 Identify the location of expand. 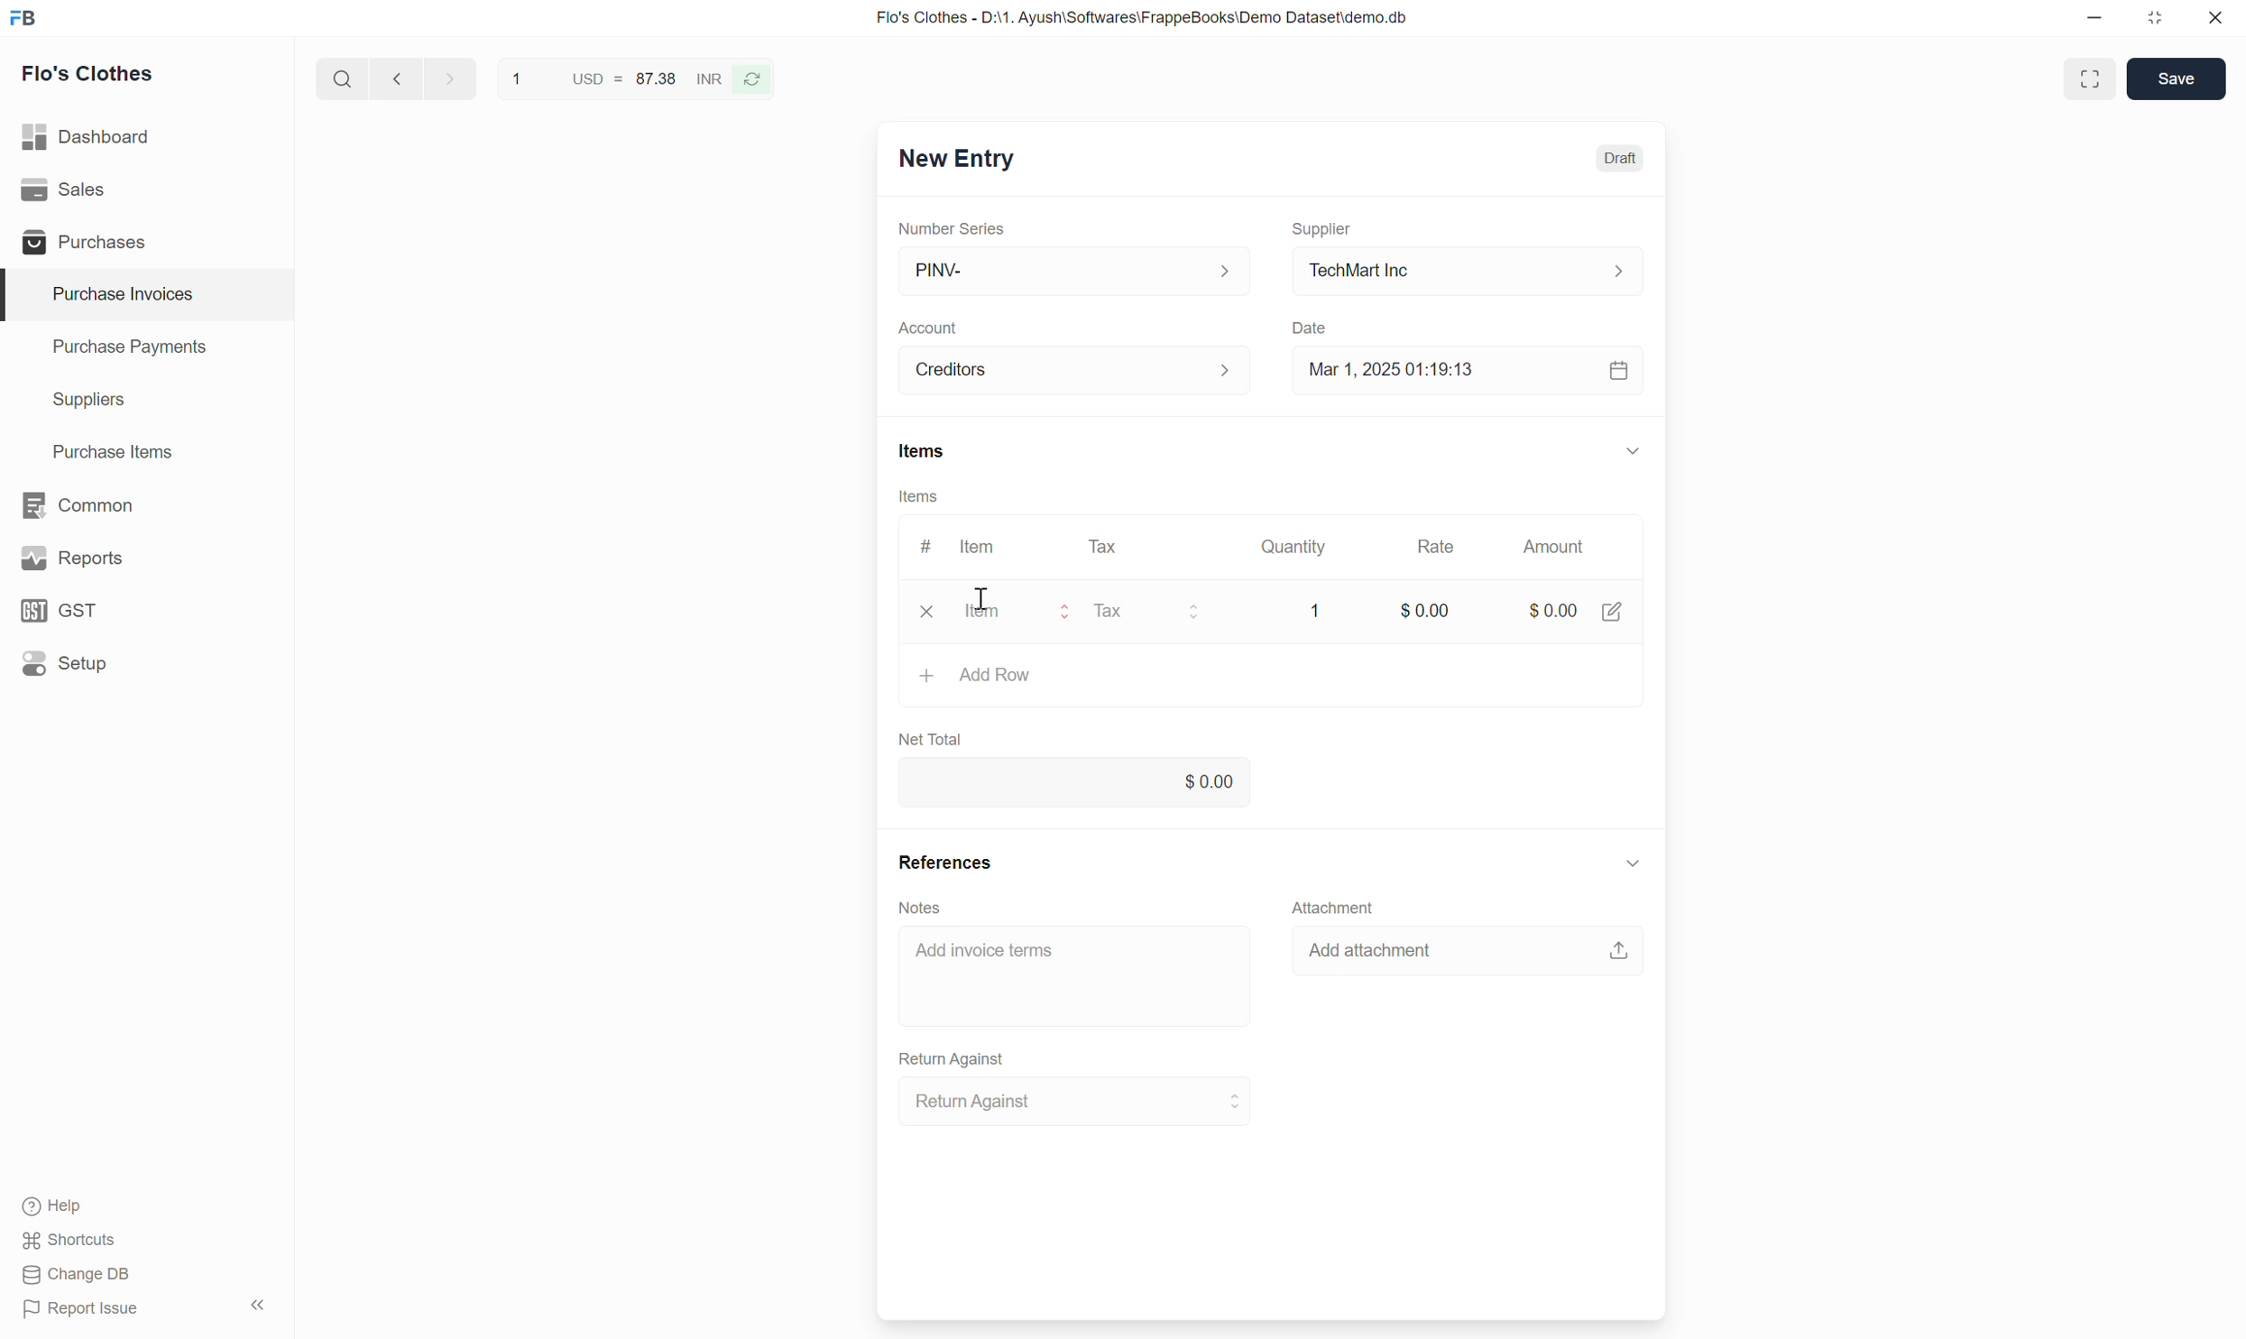
(1634, 449).